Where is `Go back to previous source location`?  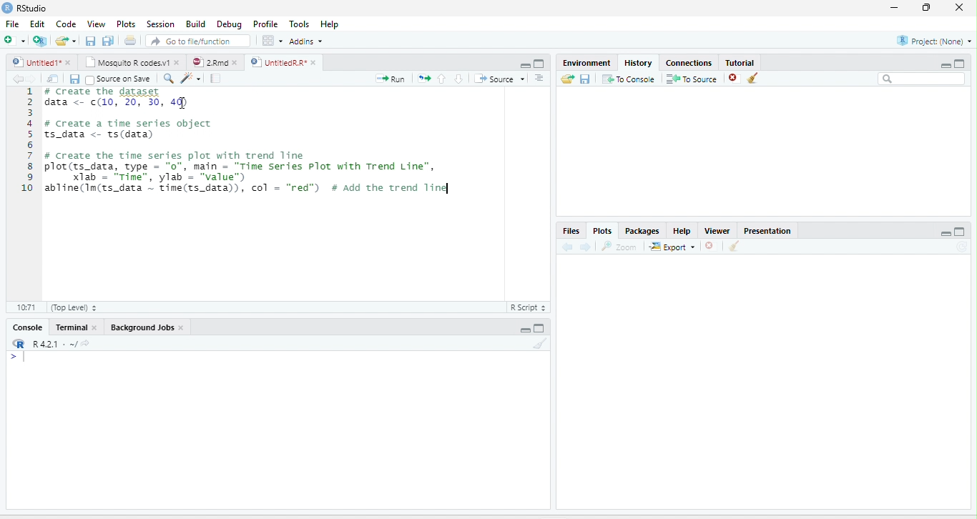
Go back to previous source location is located at coordinates (16, 79).